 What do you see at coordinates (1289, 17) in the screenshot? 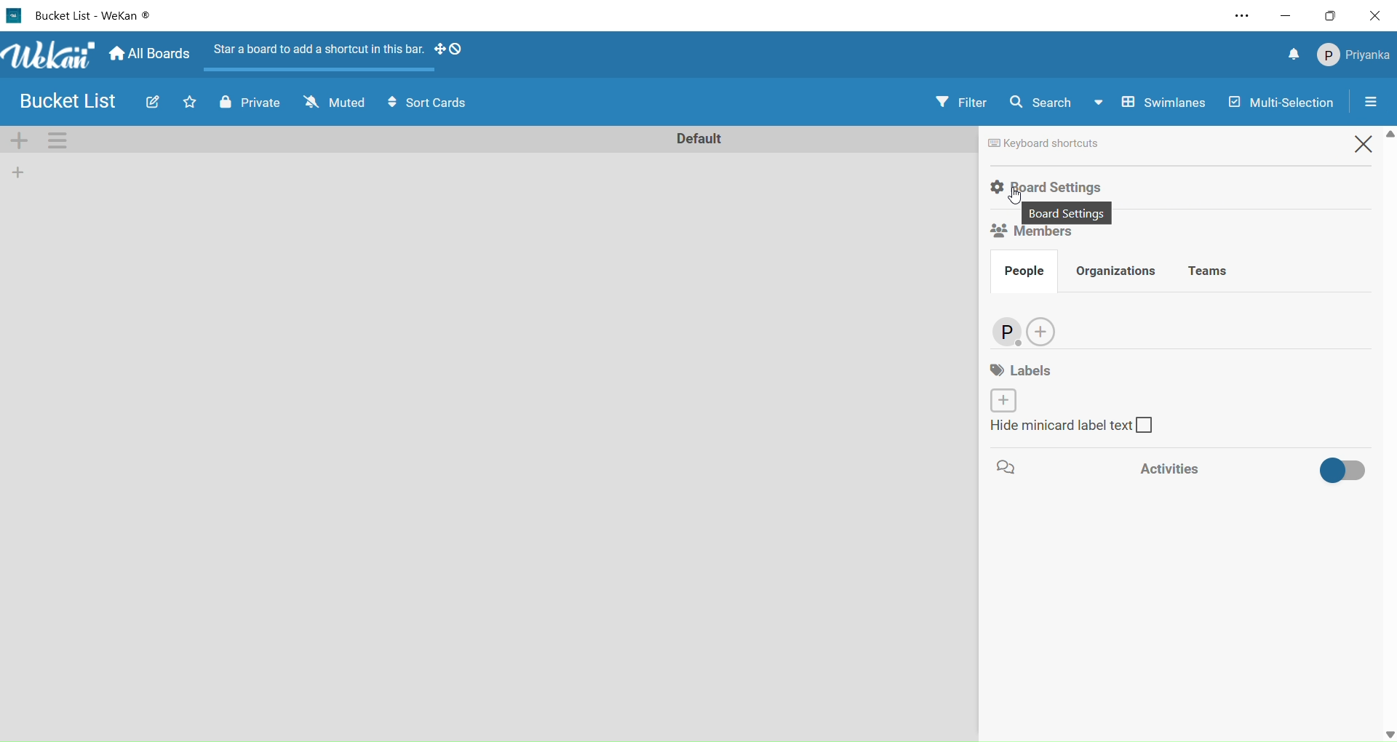
I see `minimize` at bounding box center [1289, 17].